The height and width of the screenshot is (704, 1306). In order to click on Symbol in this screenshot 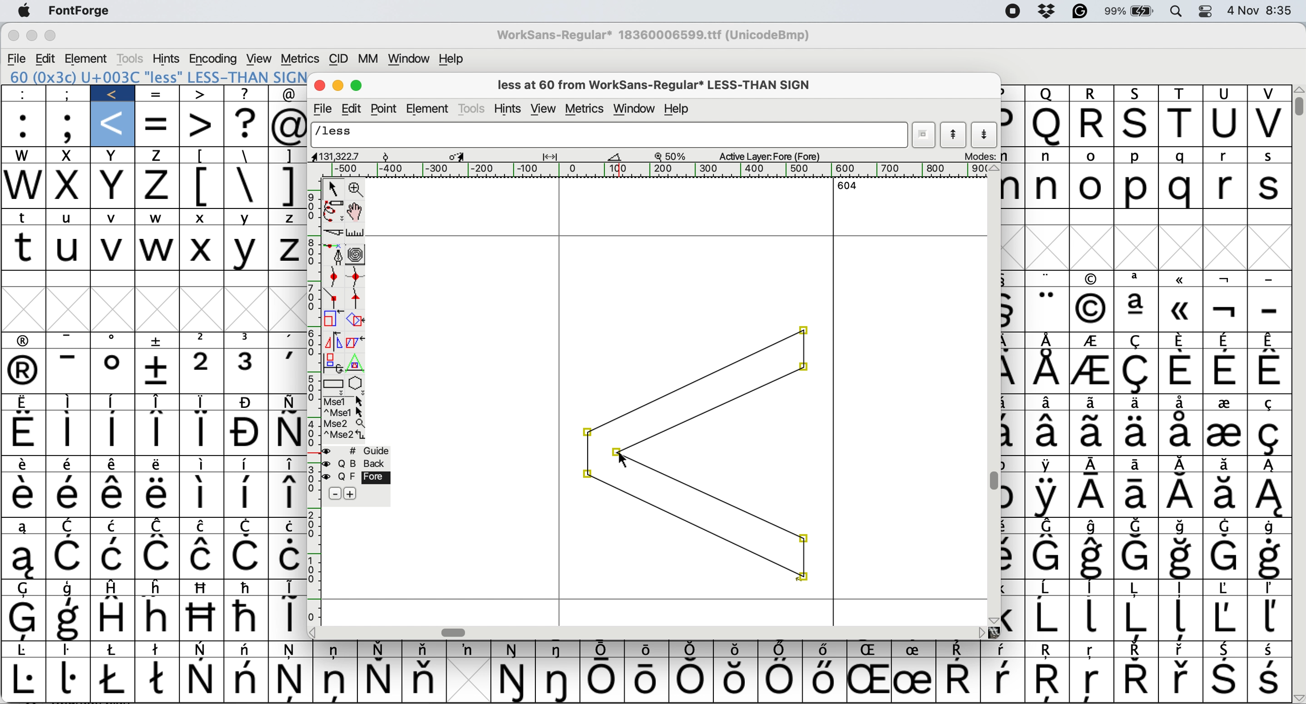, I will do `click(113, 372)`.